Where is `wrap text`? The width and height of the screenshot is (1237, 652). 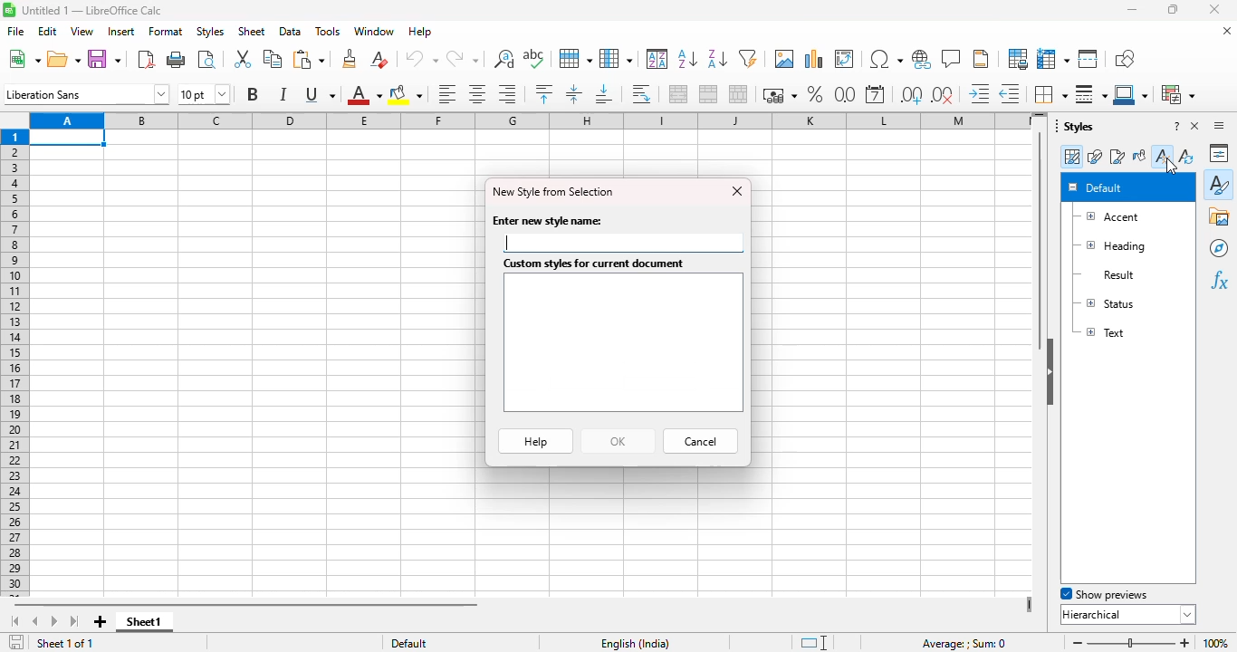
wrap text is located at coordinates (640, 94).